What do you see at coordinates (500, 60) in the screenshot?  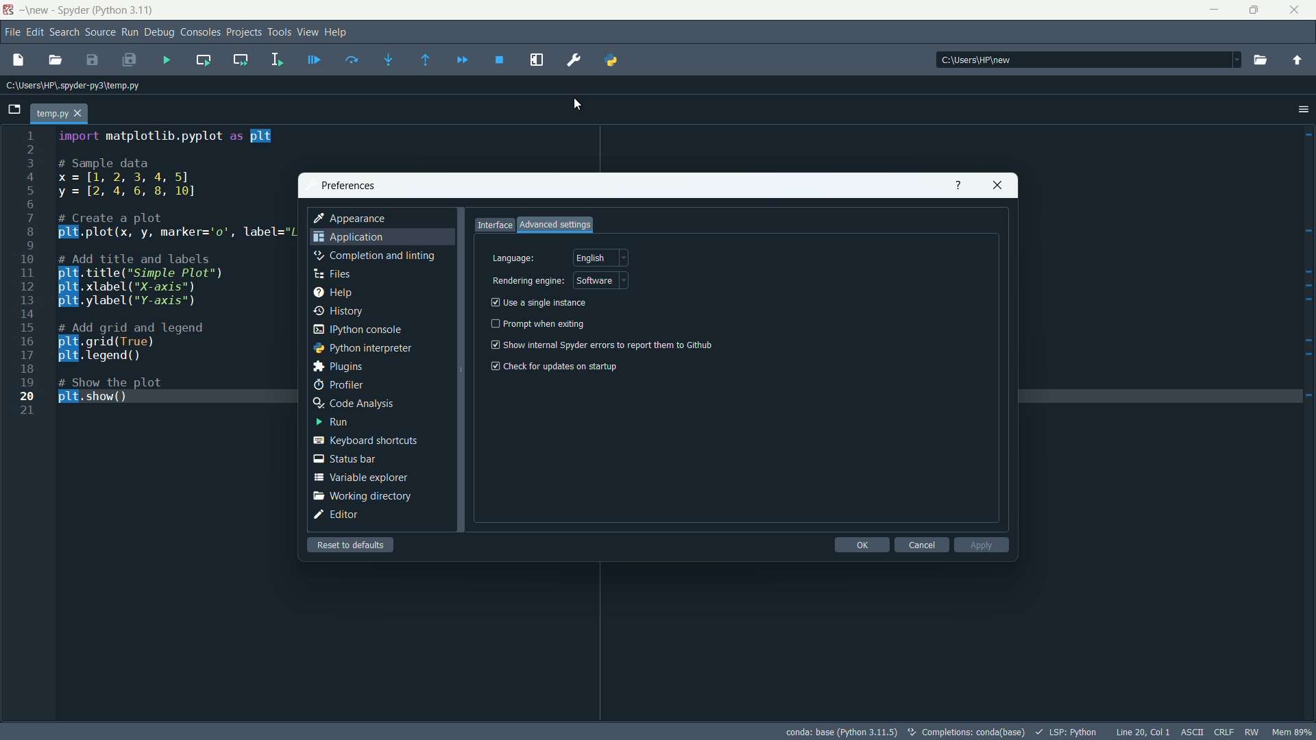 I see `stop debugging` at bounding box center [500, 60].